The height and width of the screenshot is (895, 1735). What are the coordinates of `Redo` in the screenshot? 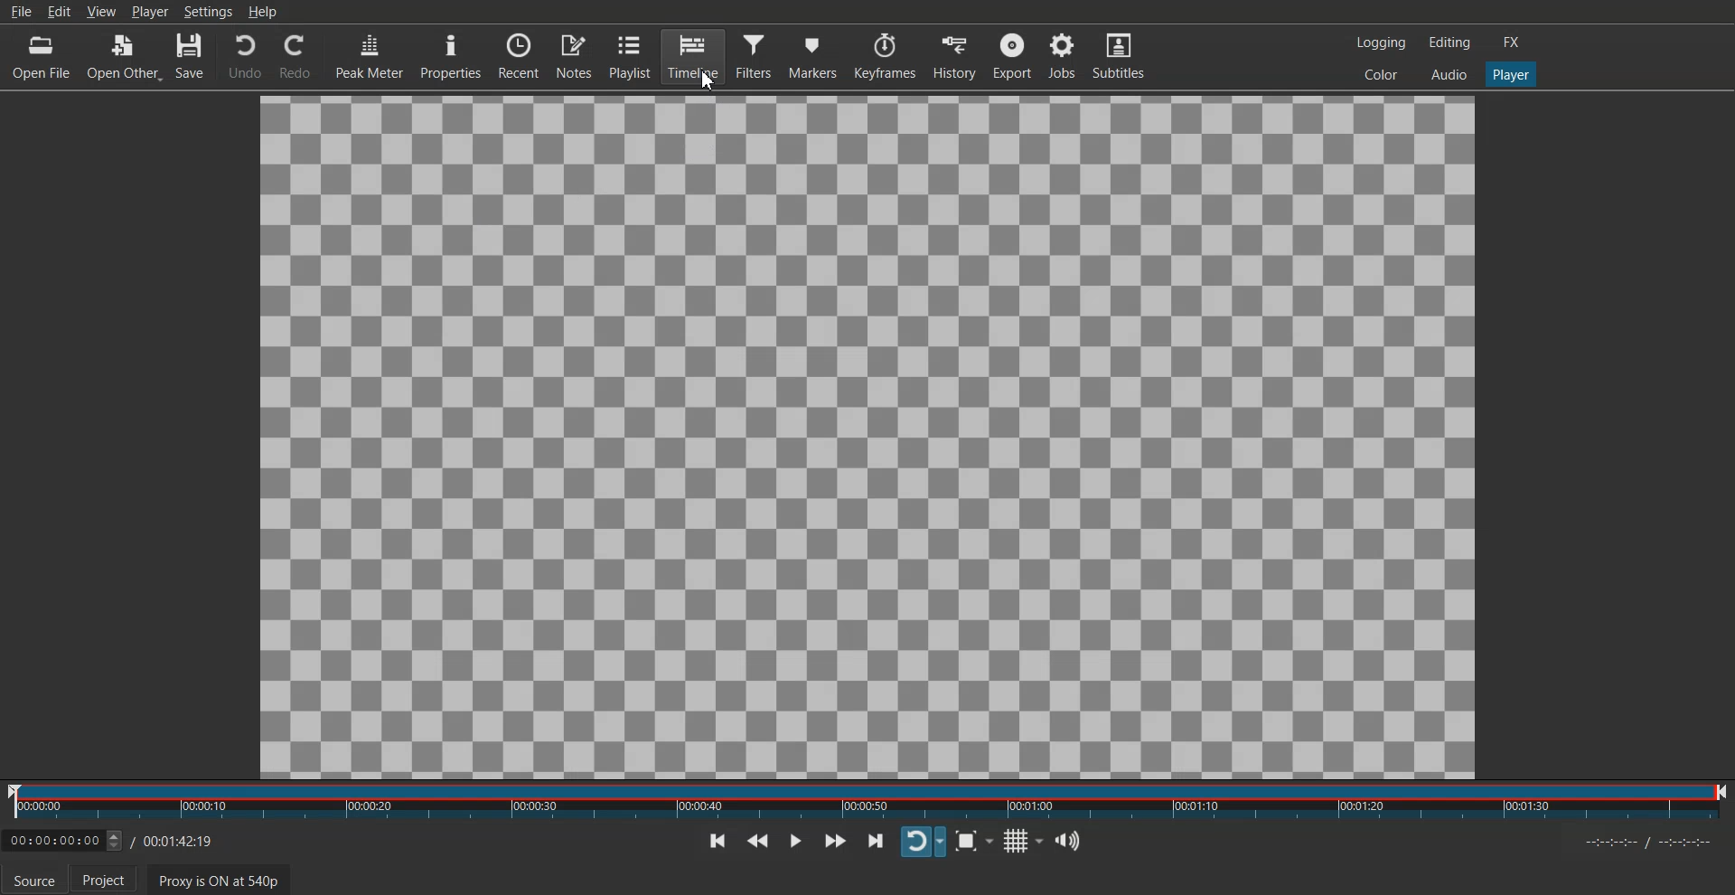 It's located at (295, 57).